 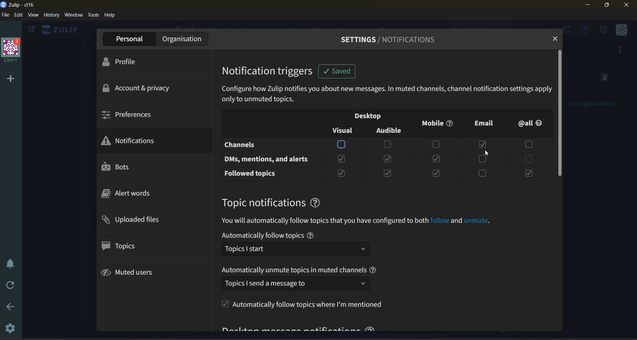 I want to click on file, so click(x=5, y=15).